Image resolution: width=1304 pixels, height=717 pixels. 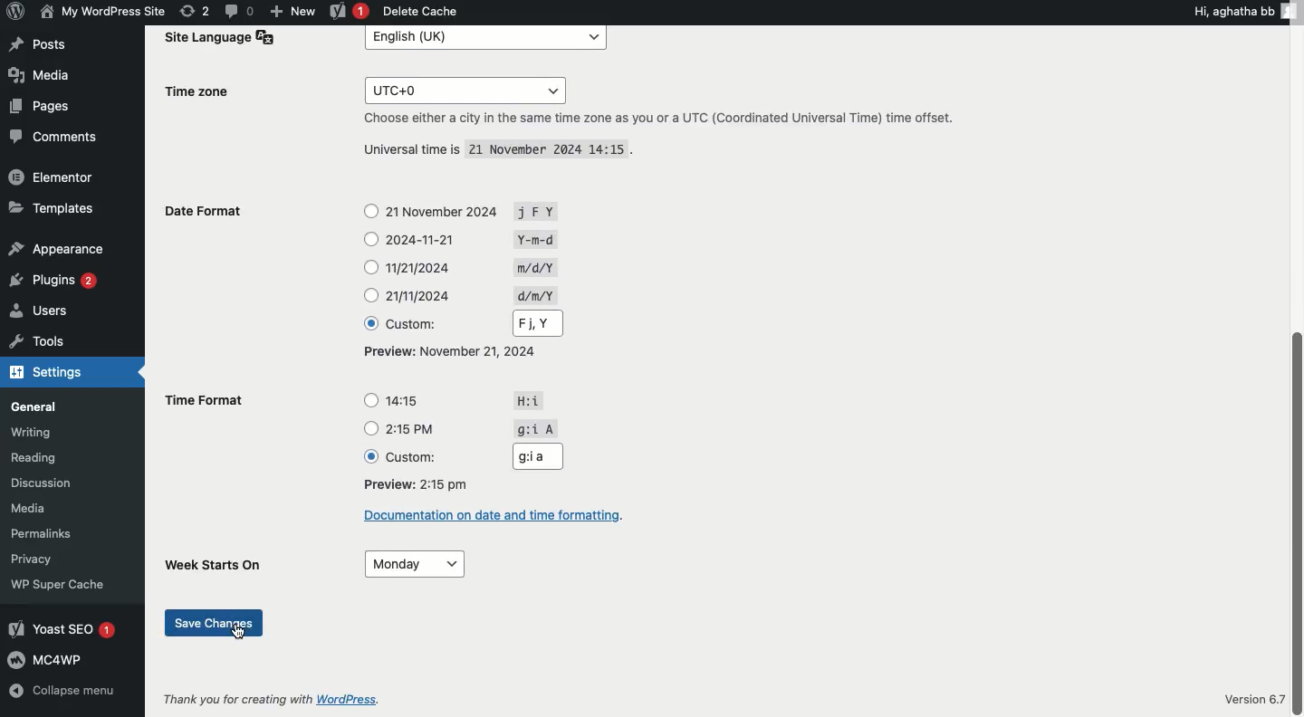 What do you see at coordinates (451, 399) in the screenshot?
I see `14:15 H:i` at bounding box center [451, 399].